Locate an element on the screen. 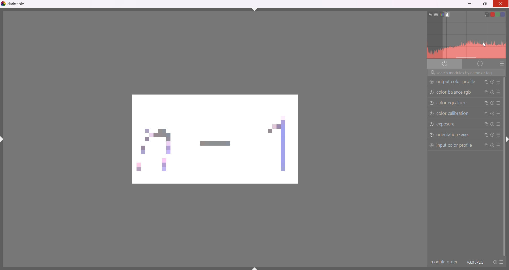 The height and width of the screenshot is (270, 509). shift+ctrl+b is located at coordinates (255, 268).